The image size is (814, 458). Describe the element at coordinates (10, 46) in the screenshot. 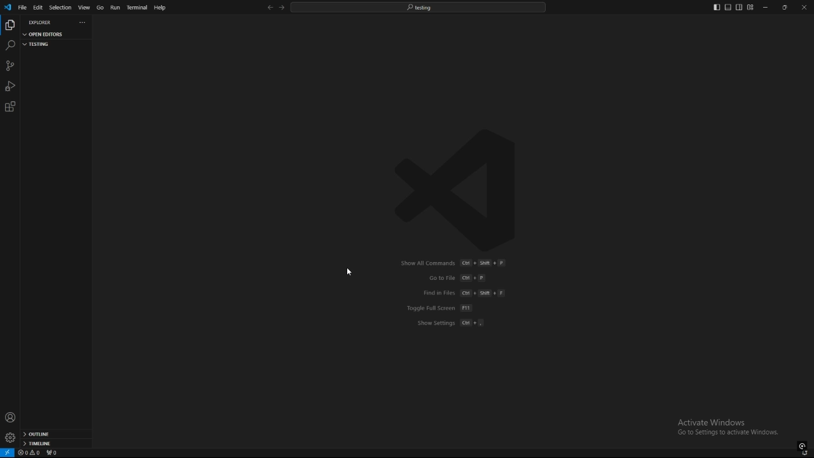

I see `search` at that location.